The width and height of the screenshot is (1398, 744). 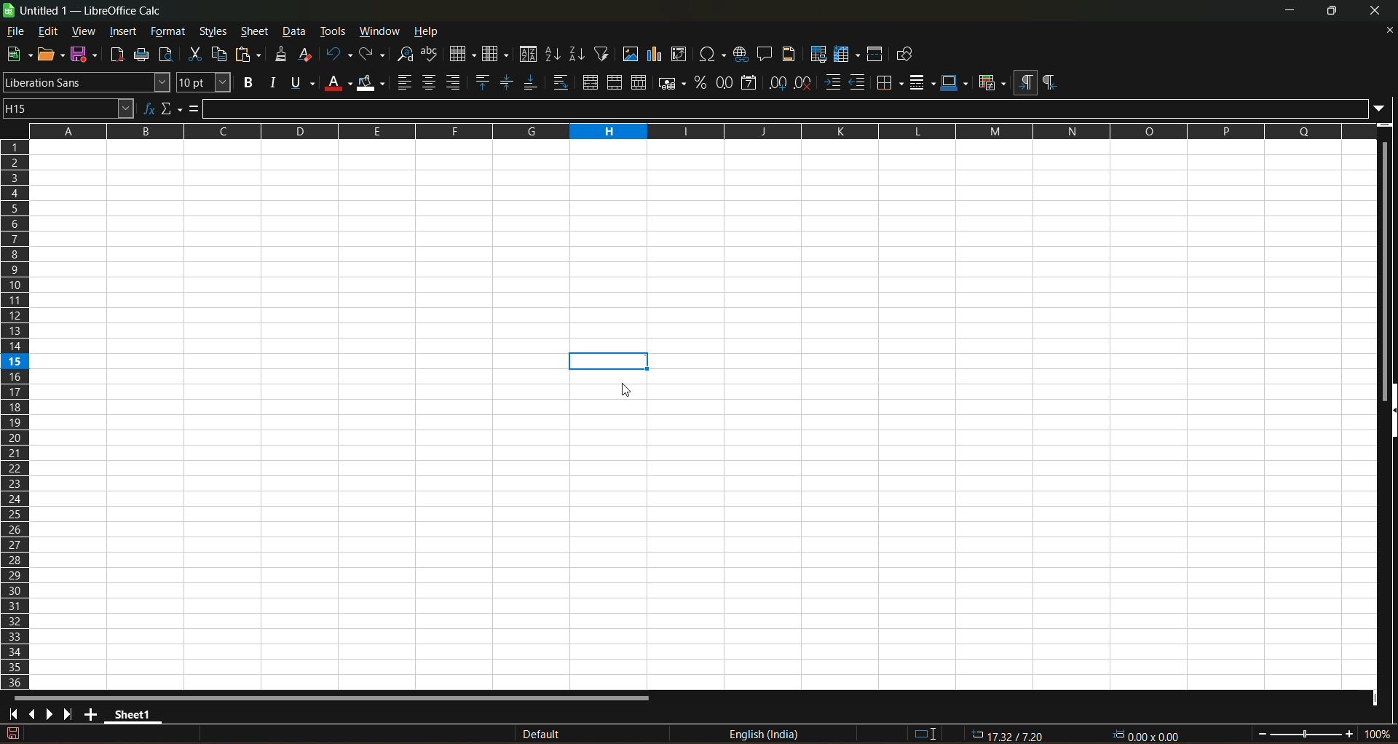 I want to click on conditional, so click(x=992, y=82).